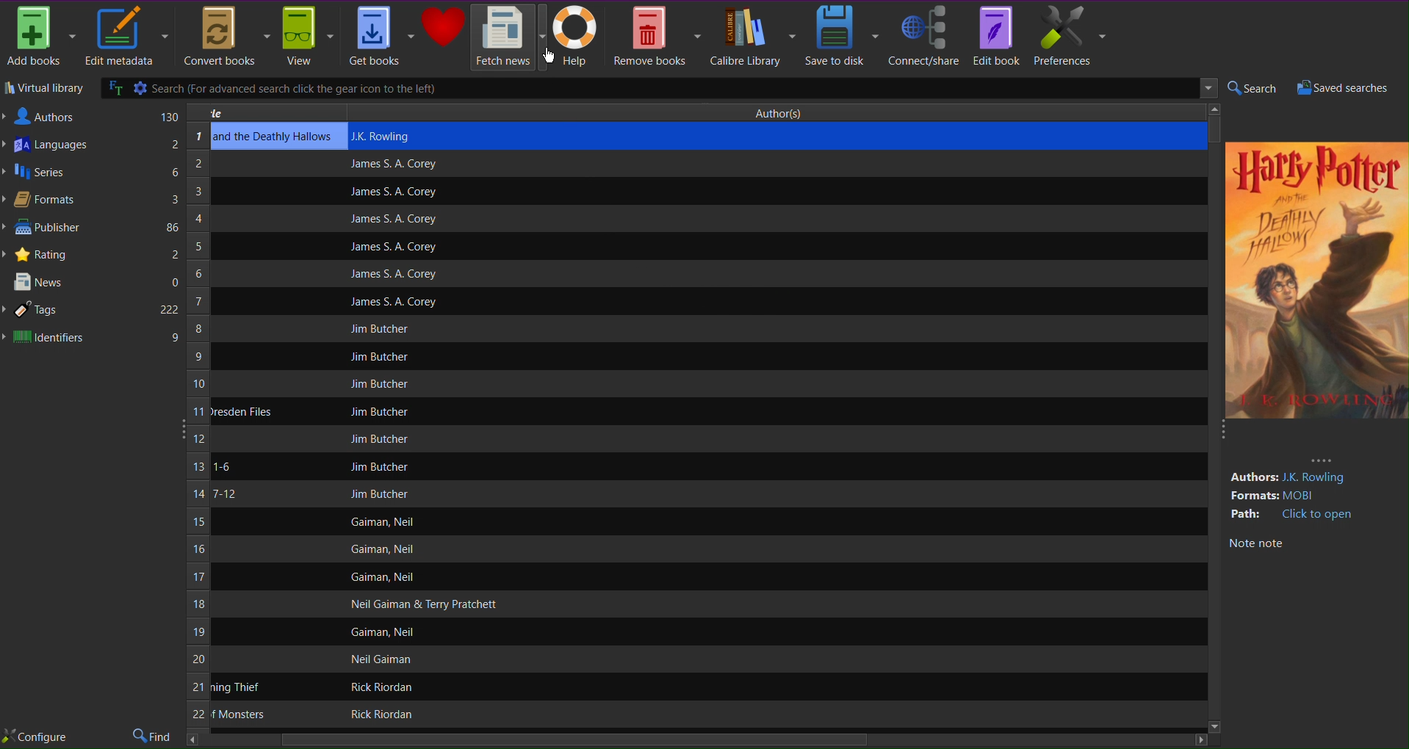 The image size is (1409, 749). Describe the element at coordinates (1253, 496) in the screenshot. I see `Formats :` at that location.